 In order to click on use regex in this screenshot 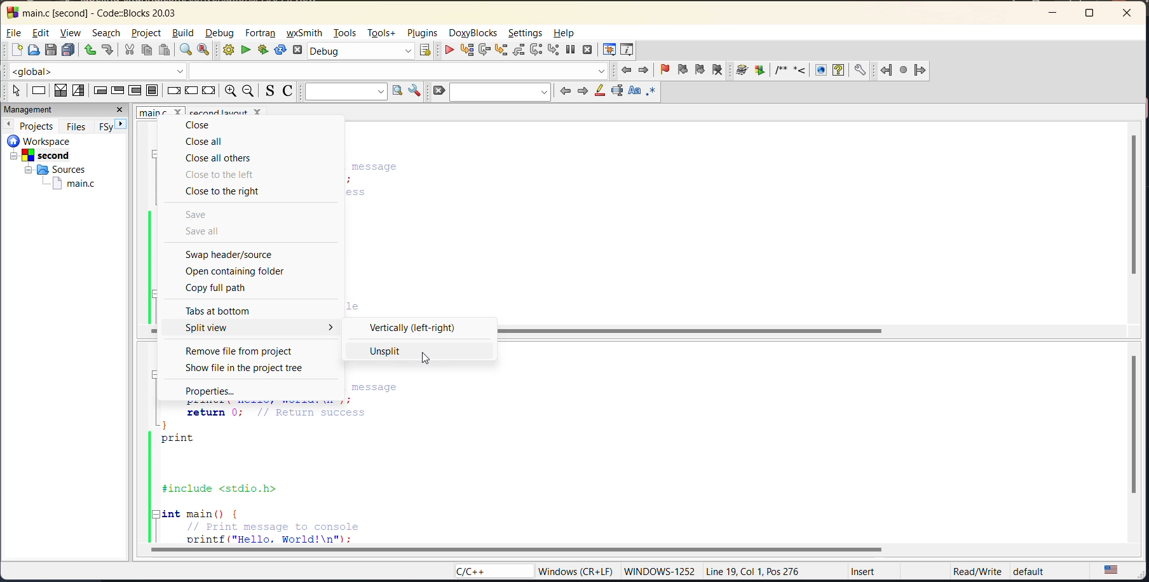, I will do `click(651, 92)`.